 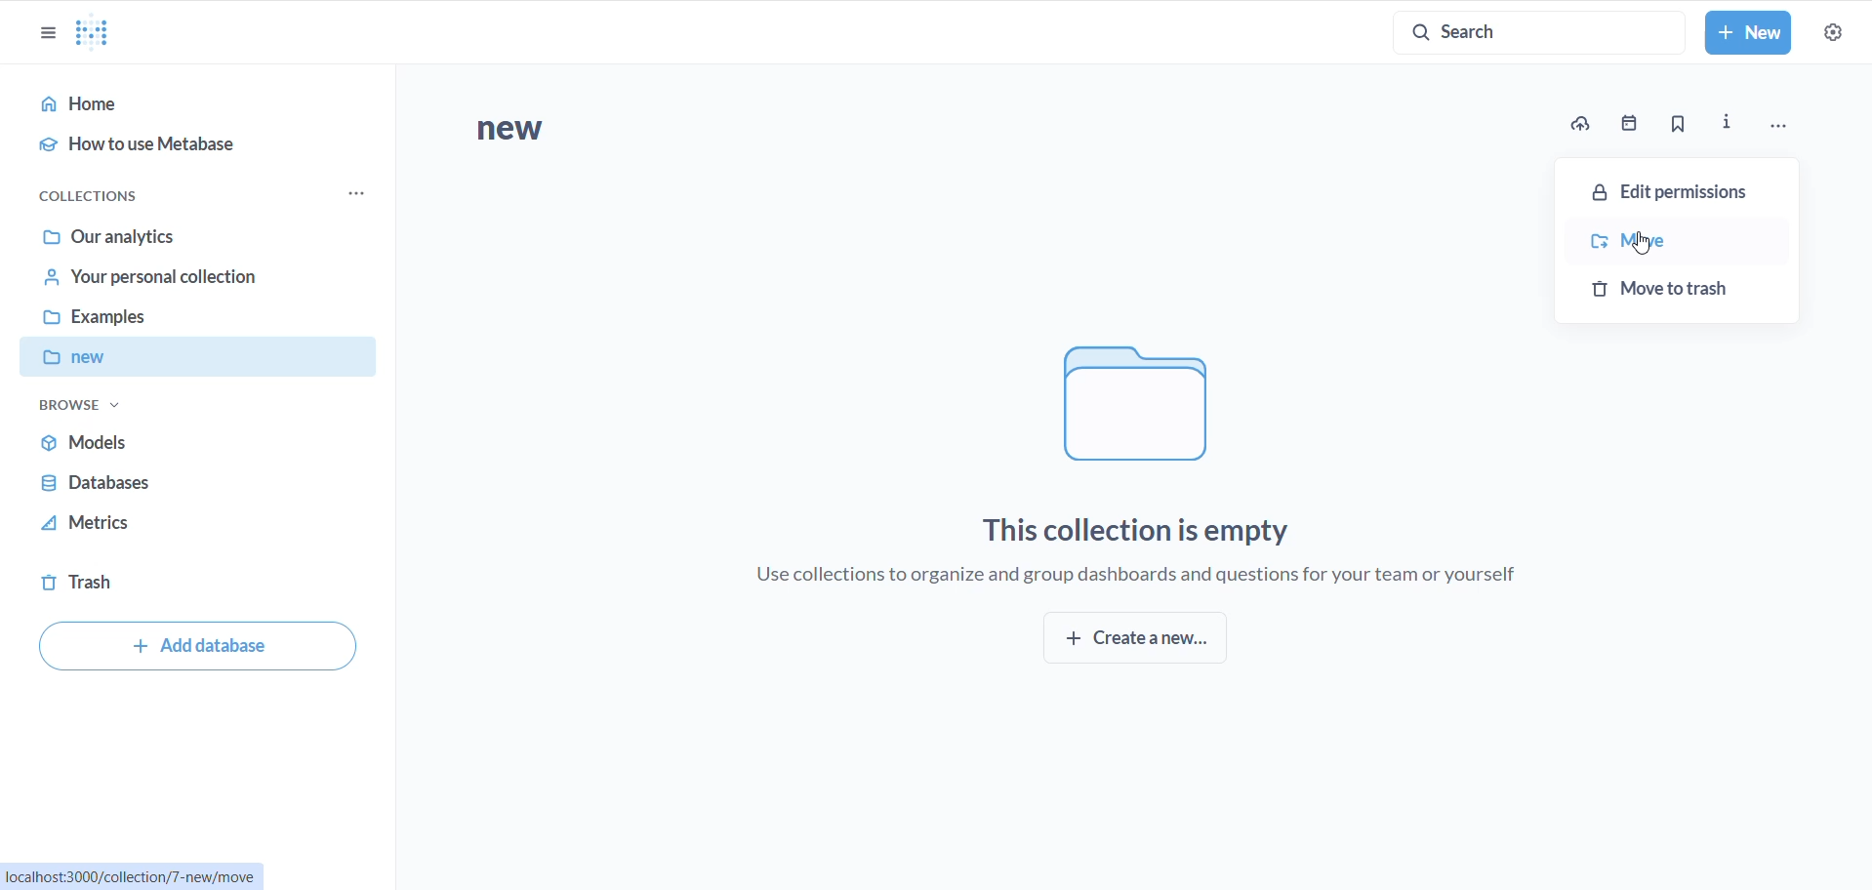 I want to click on new, so click(x=568, y=134).